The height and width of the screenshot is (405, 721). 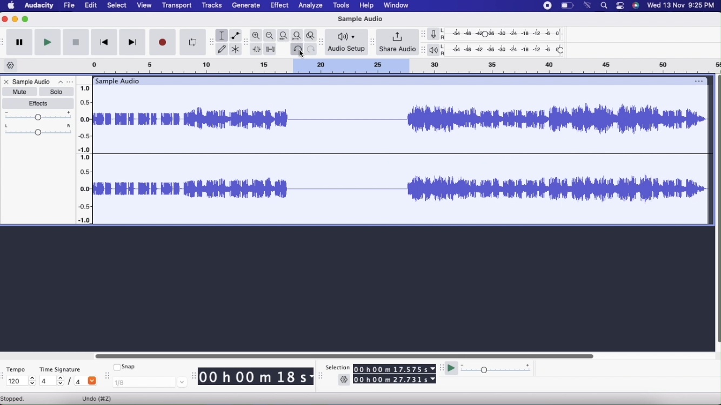 What do you see at coordinates (296, 49) in the screenshot?
I see `Undo` at bounding box center [296, 49].